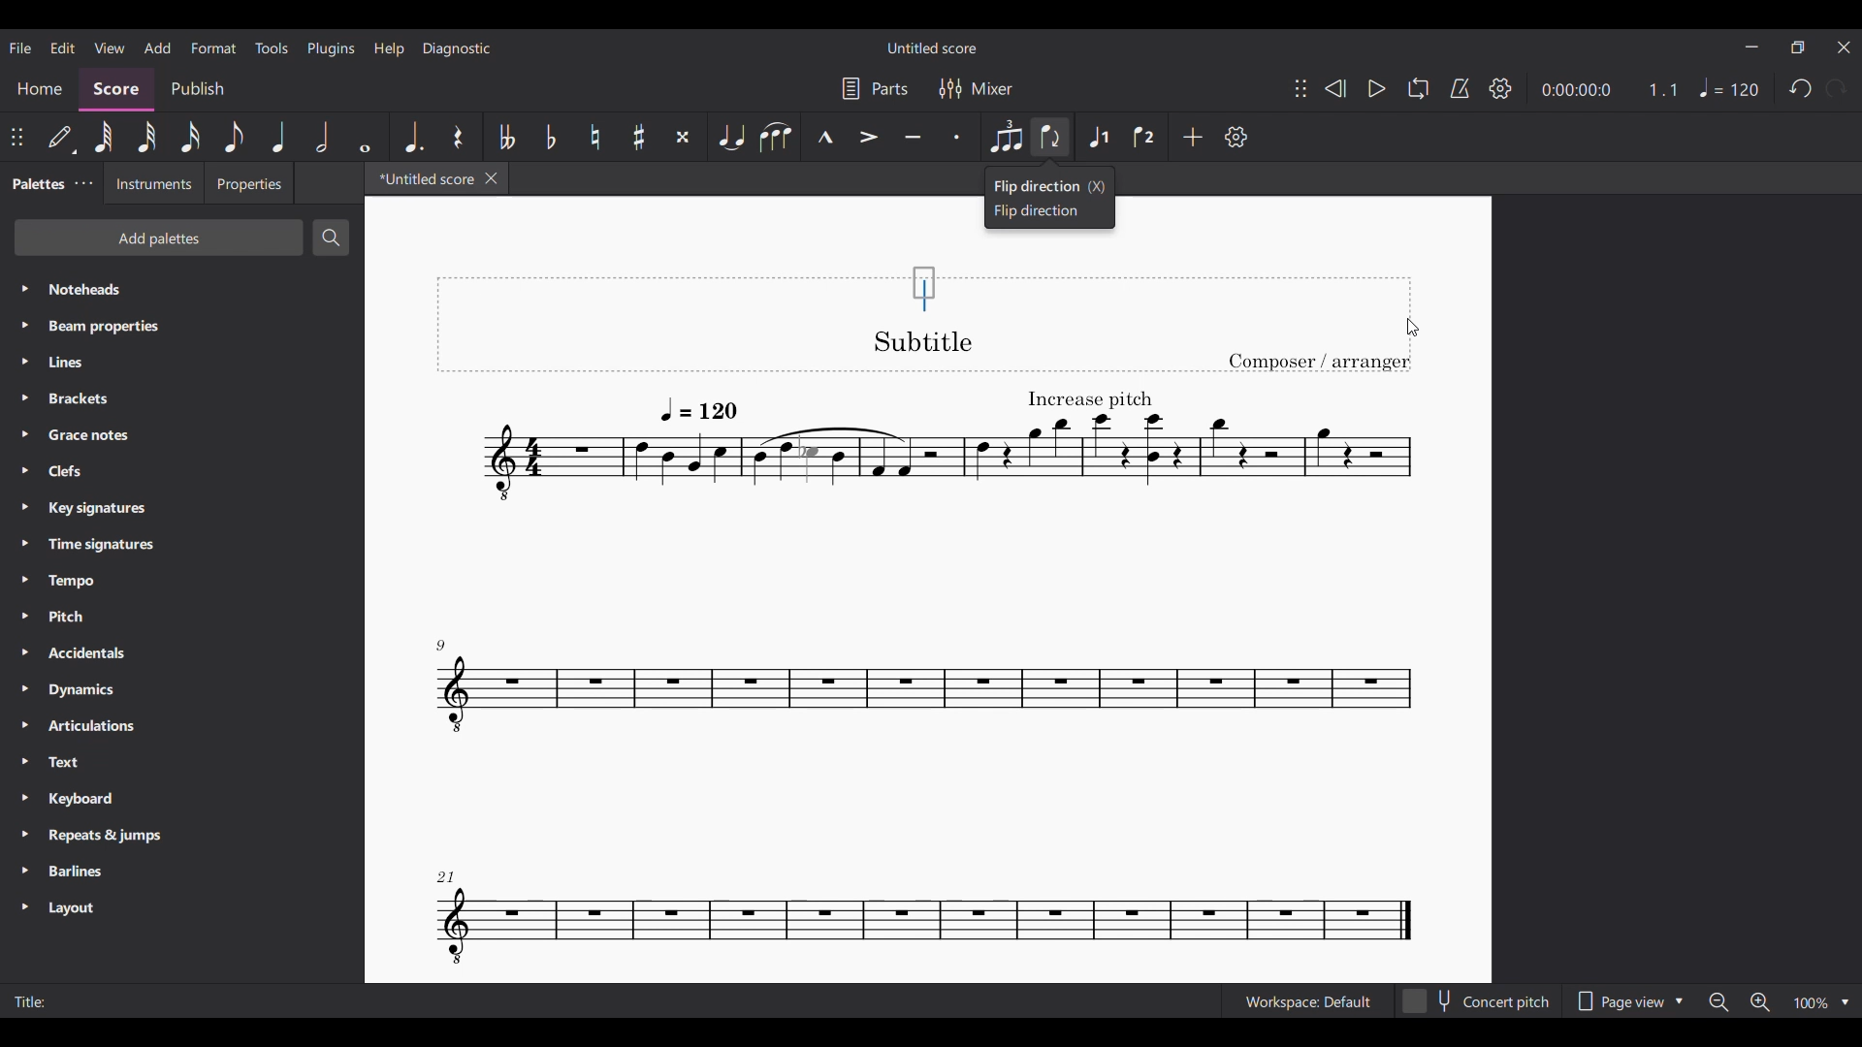 This screenshot has width=1862, height=1047. I want to click on Search, so click(331, 237).